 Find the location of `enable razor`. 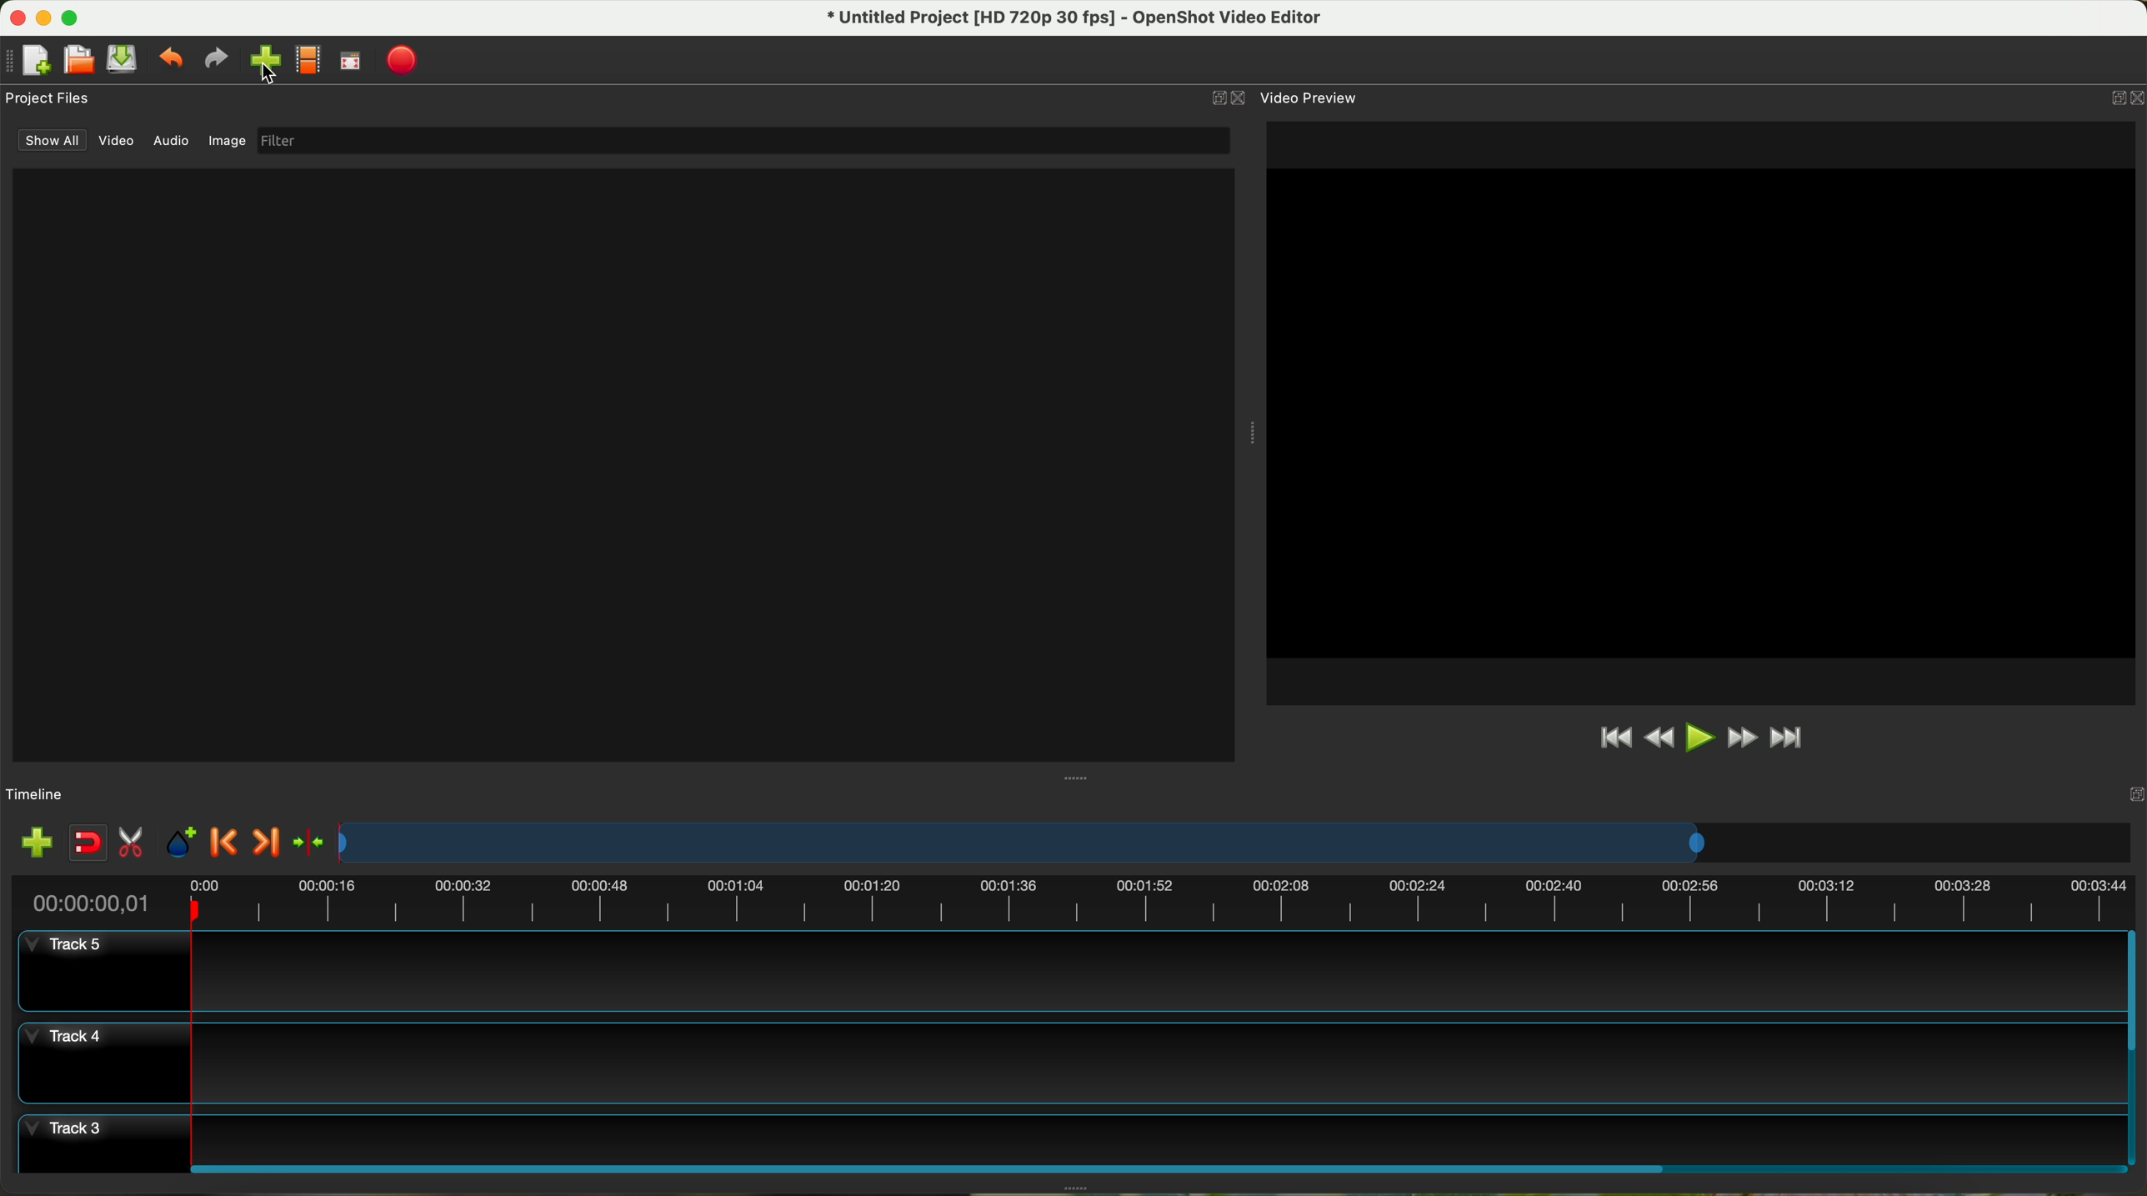

enable razor is located at coordinates (132, 844).